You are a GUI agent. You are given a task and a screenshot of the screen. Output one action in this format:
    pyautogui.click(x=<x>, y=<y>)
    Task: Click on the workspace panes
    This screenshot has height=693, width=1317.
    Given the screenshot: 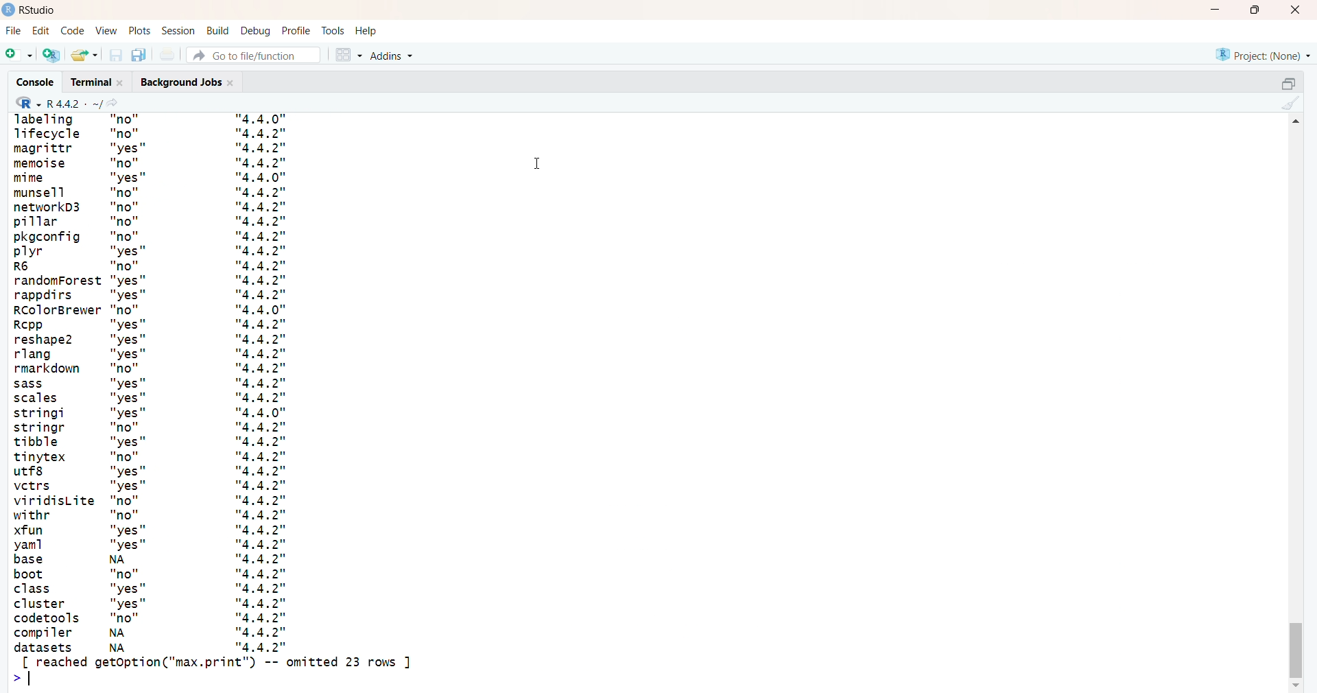 What is the action you would take?
    pyautogui.click(x=348, y=56)
    